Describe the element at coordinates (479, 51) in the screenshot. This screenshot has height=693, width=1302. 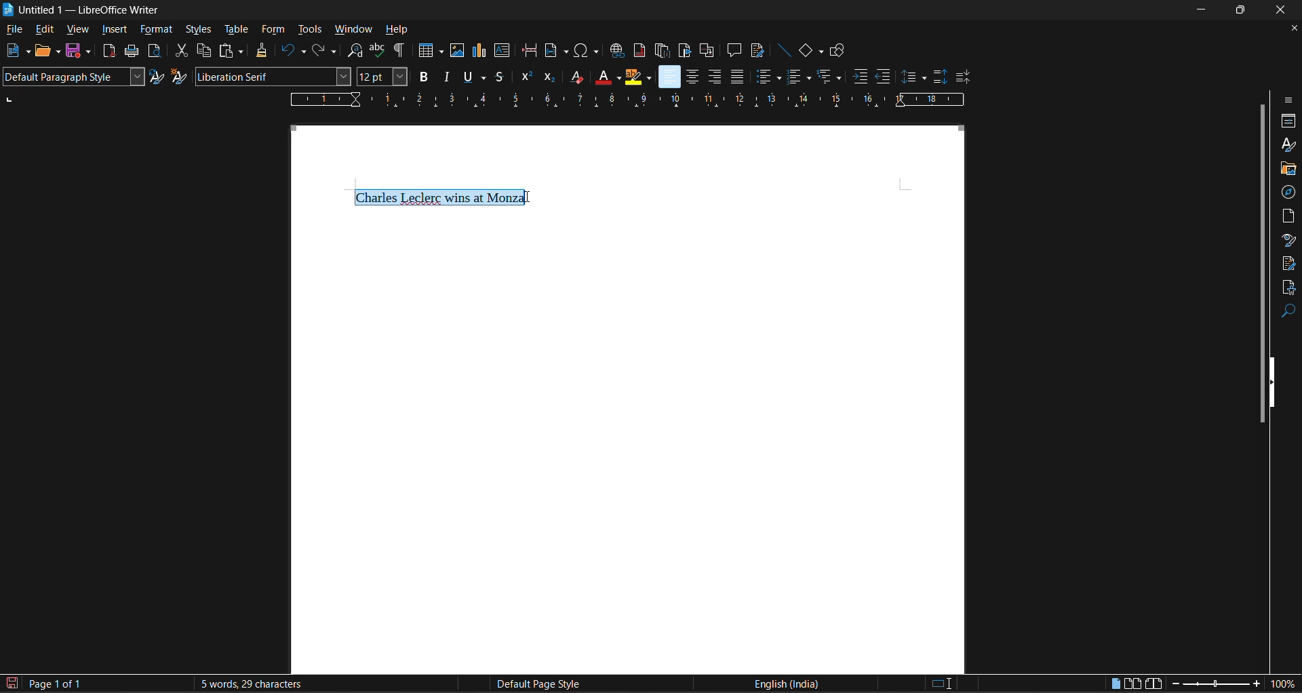
I see `insert chart` at that location.